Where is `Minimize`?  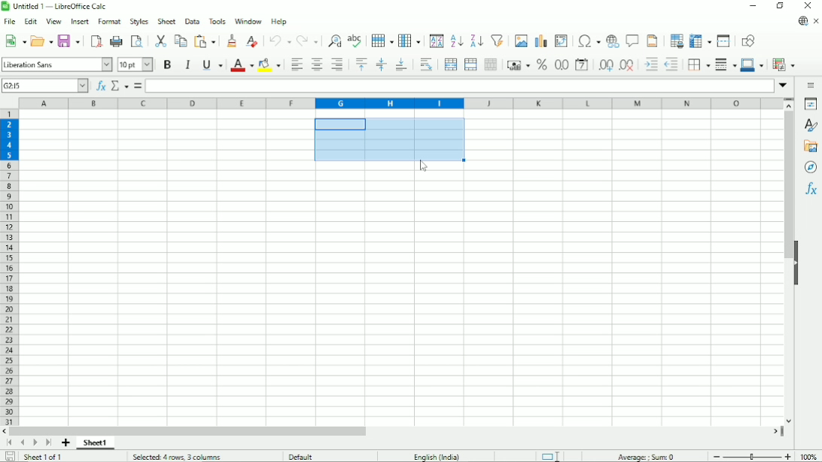
Minimize is located at coordinates (753, 7).